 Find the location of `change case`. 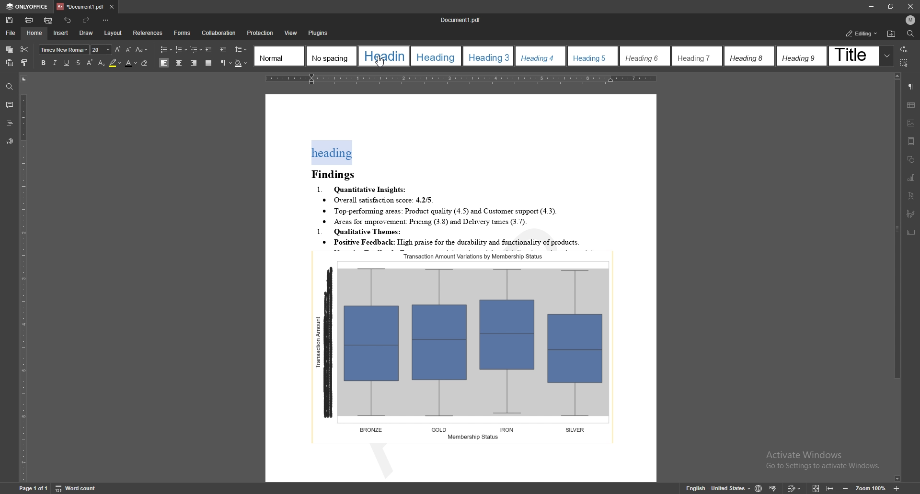

change case is located at coordinates (142, 50).